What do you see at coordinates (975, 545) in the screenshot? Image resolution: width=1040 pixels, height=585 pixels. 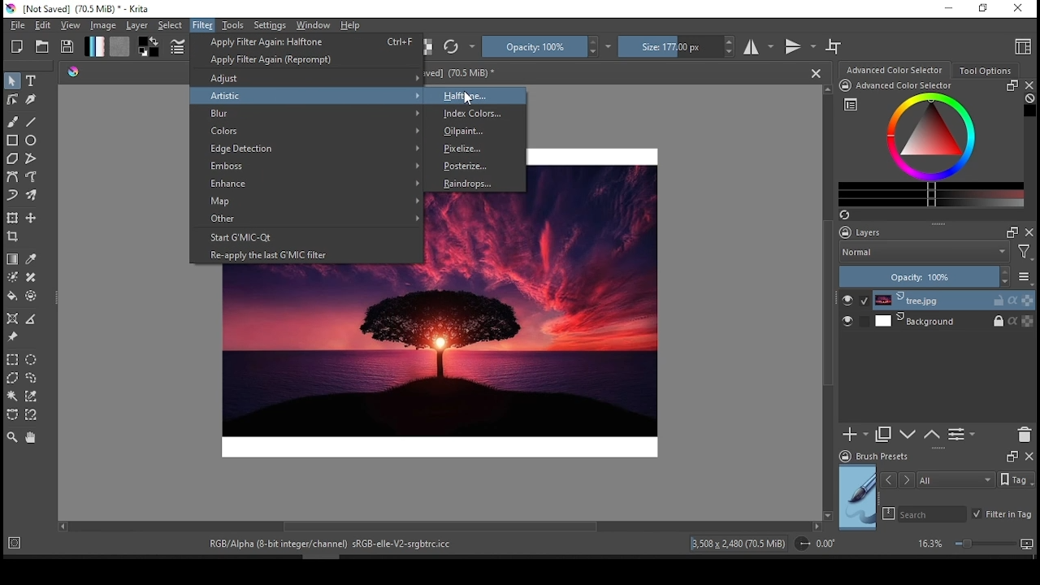 I see `zoom` at bounding box center [975, 545].